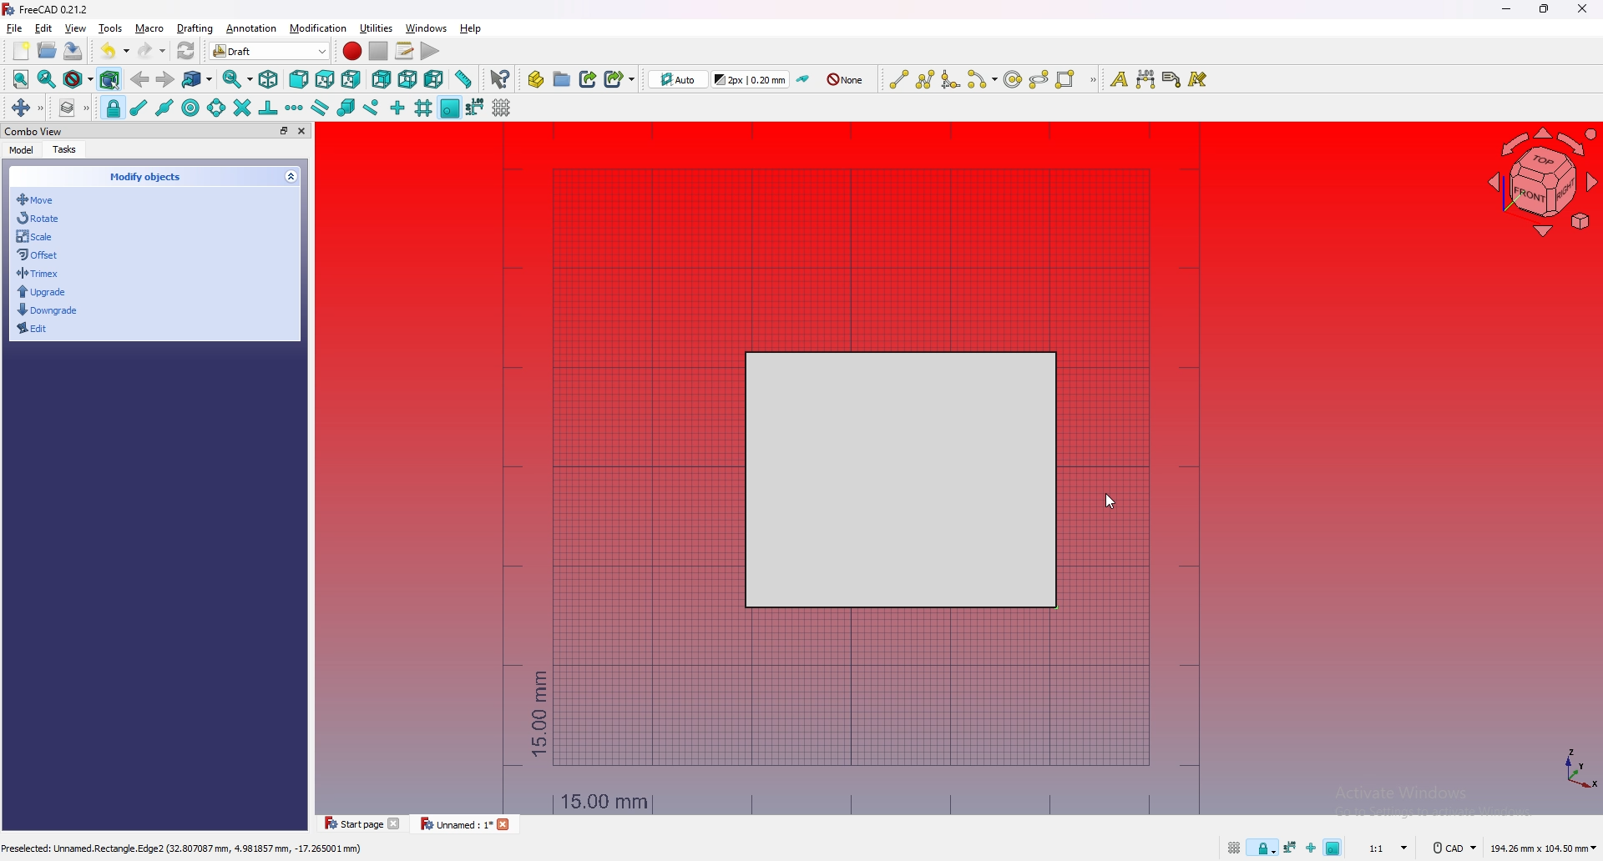  What do you see at coordinates (153, 50) in the screenshot?
I see `redo` at bounding box center [153, 50].